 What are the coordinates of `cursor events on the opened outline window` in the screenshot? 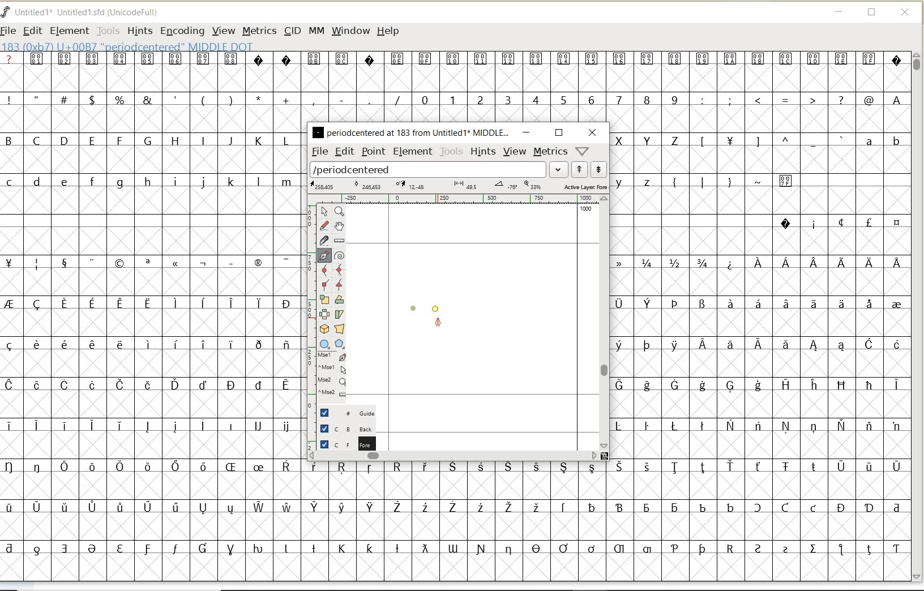 It's located at (332, 375).